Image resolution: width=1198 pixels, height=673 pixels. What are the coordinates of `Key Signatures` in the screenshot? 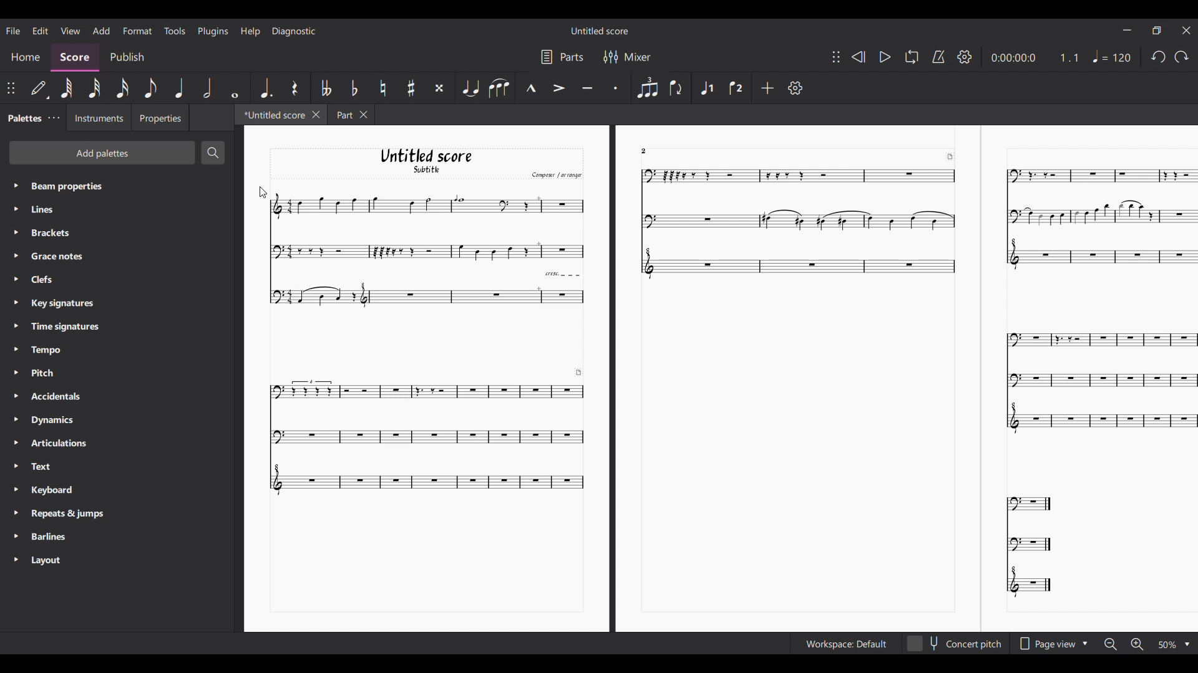 It's located at (62, 303).